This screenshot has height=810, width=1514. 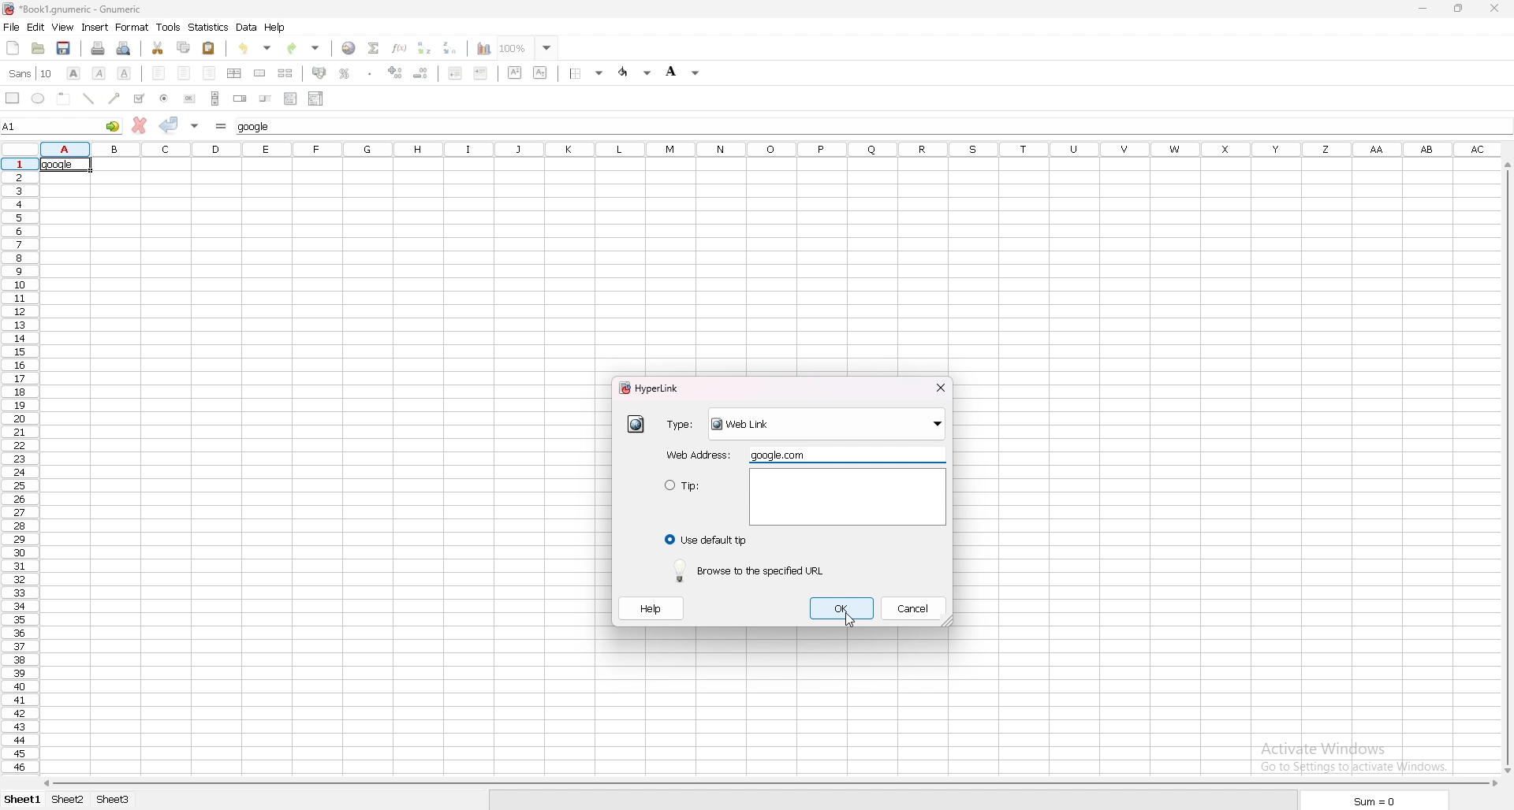 I want to click on sort descending, so click(x=450, y=47).